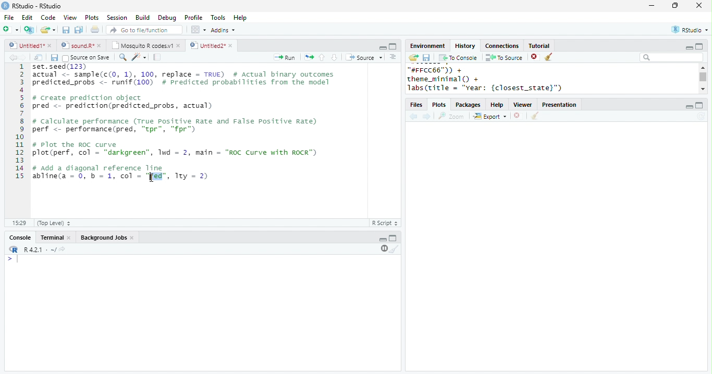  What do you see at coordinates (703, 89) in the screenshot?
I see `scroll down` at bounding box center [703, 89].